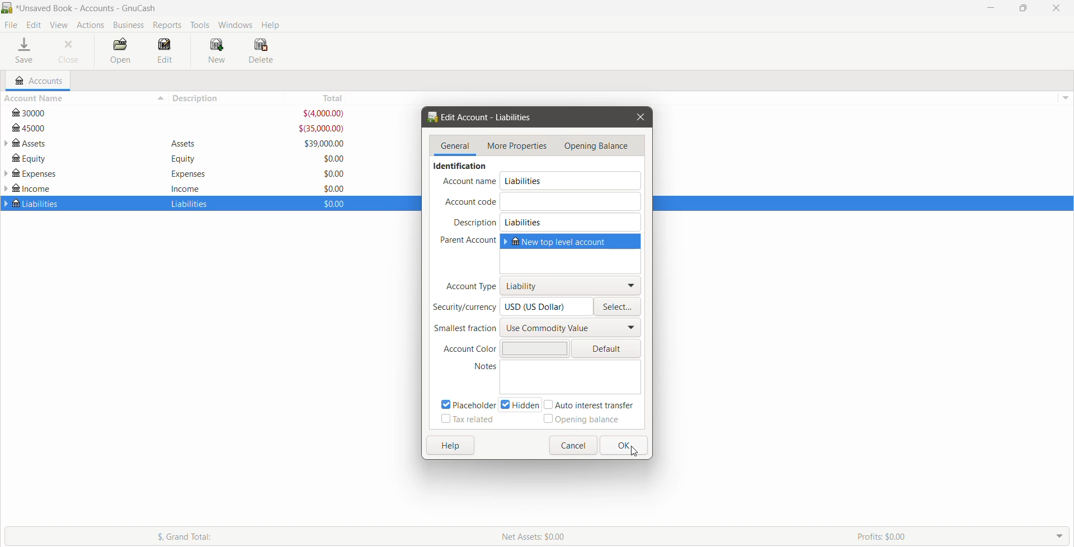 The image size is (1074, 547). I want to click on Edit, so click(166, 51).